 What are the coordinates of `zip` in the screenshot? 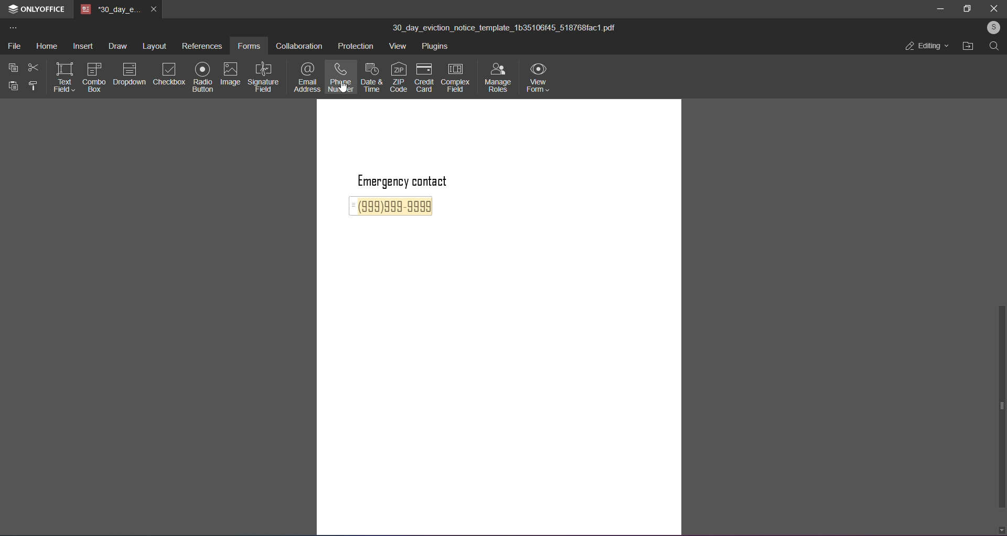 It's located at (398, 79).